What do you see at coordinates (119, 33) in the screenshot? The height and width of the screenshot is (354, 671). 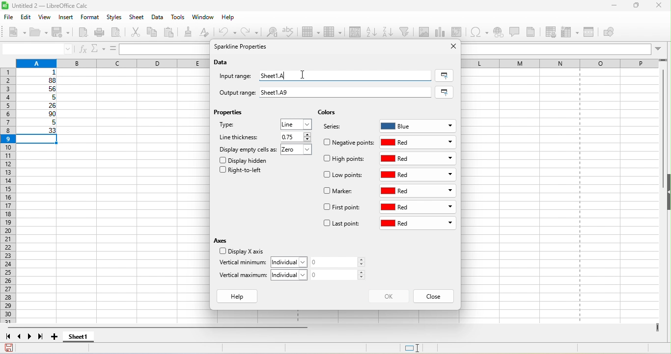 I see `print preview` at bounding box center [119, 33].